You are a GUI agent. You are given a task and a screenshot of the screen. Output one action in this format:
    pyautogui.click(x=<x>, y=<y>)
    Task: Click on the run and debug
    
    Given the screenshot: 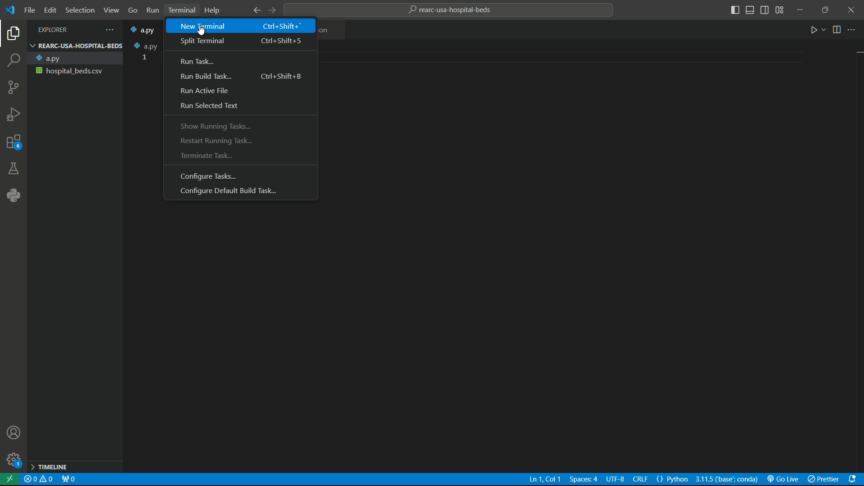 What is the action you would take?
    pyautogui.click(x=13, y=112)
    